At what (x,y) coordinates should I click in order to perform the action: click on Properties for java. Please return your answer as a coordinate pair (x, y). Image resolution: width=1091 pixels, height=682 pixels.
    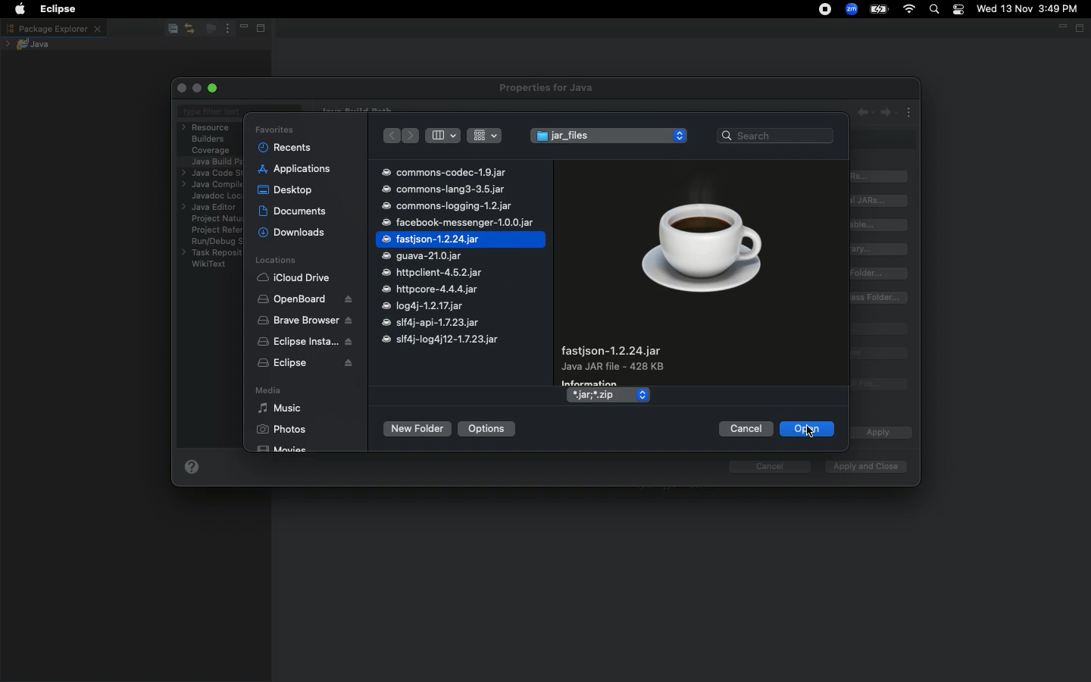
    Looking at the image, I should click on (549, 89).